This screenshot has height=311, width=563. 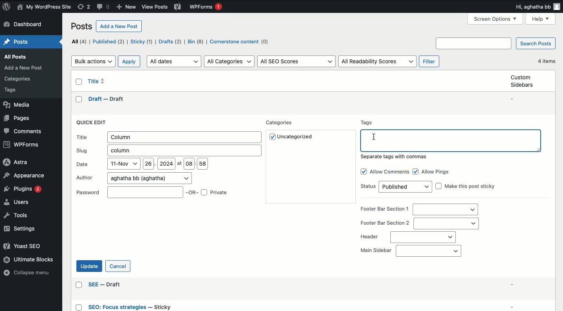 What do you see at coordinates (161, 307) in the screenshot?
I see `` at bounding box center [161, 307].